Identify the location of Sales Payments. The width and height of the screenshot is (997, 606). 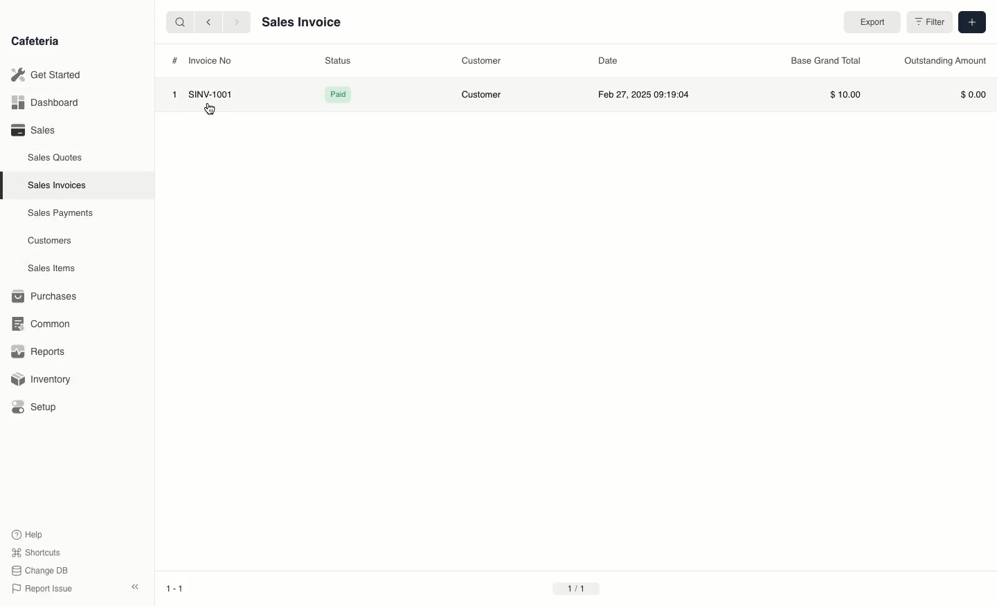
(61, 214).